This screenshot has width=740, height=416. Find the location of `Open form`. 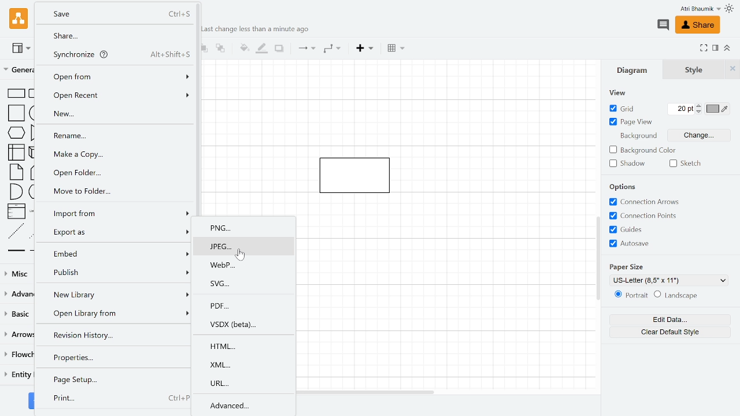

Open form is located at coordinates (117, 76).